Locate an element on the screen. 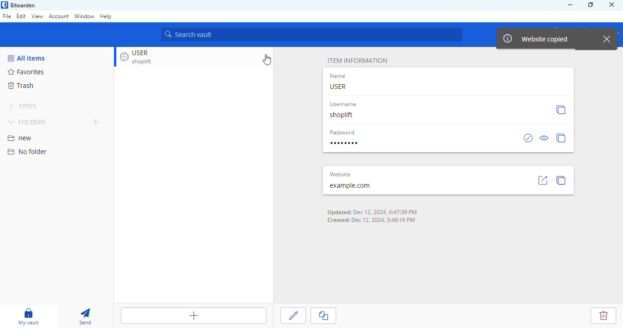 The width and height of the screenshot is (623, 328). copy username is located at coordinates (561, 109).